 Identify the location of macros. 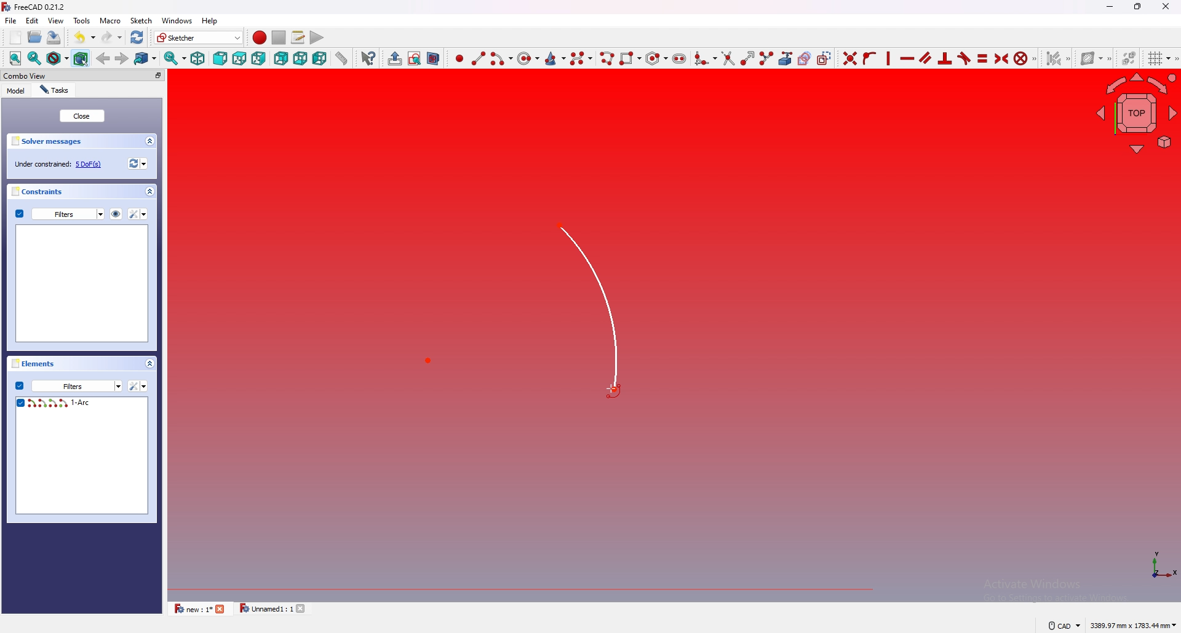
(298, 37).